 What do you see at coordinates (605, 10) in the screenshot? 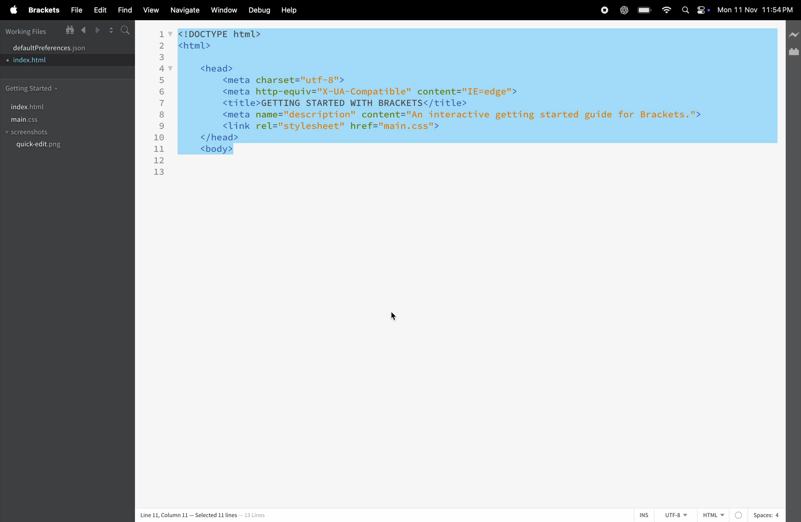
I see `record` at bounding box center [605, 10].